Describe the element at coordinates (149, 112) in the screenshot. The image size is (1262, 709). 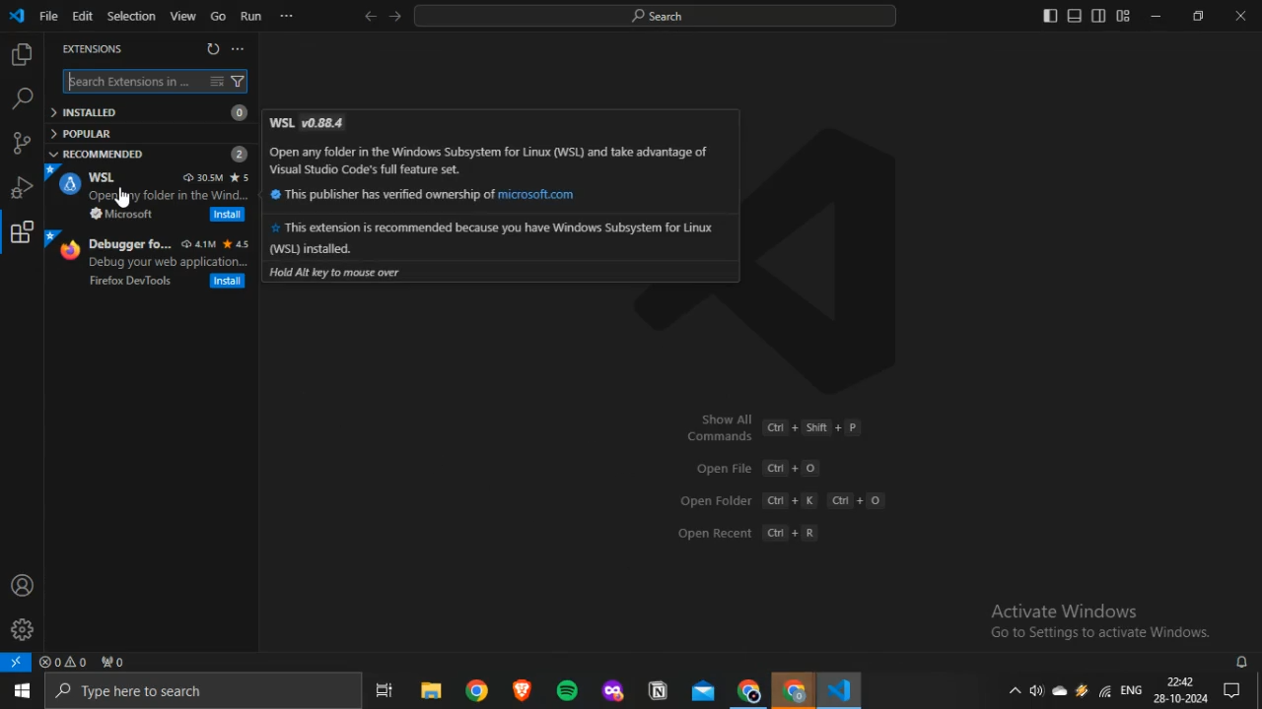
I see `INSTALLED` at that location.